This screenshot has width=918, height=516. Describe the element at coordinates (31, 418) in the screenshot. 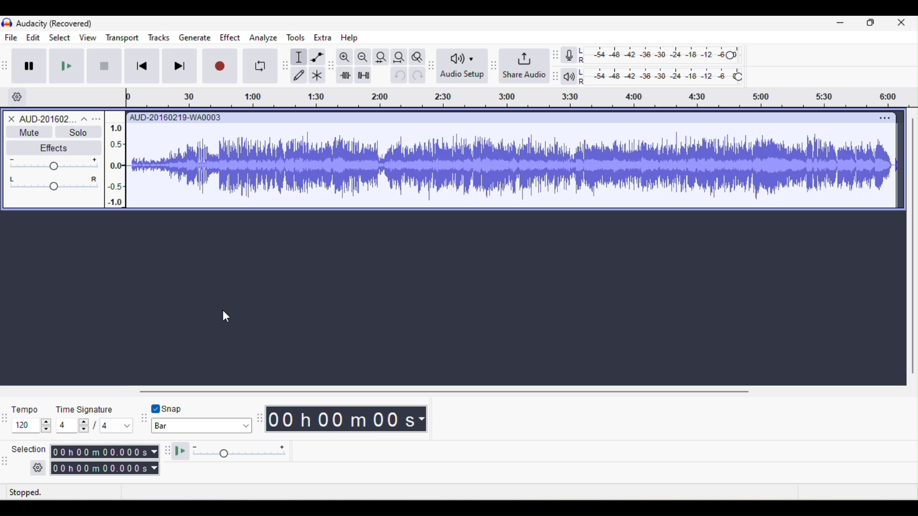

I see `tempo` at that location.